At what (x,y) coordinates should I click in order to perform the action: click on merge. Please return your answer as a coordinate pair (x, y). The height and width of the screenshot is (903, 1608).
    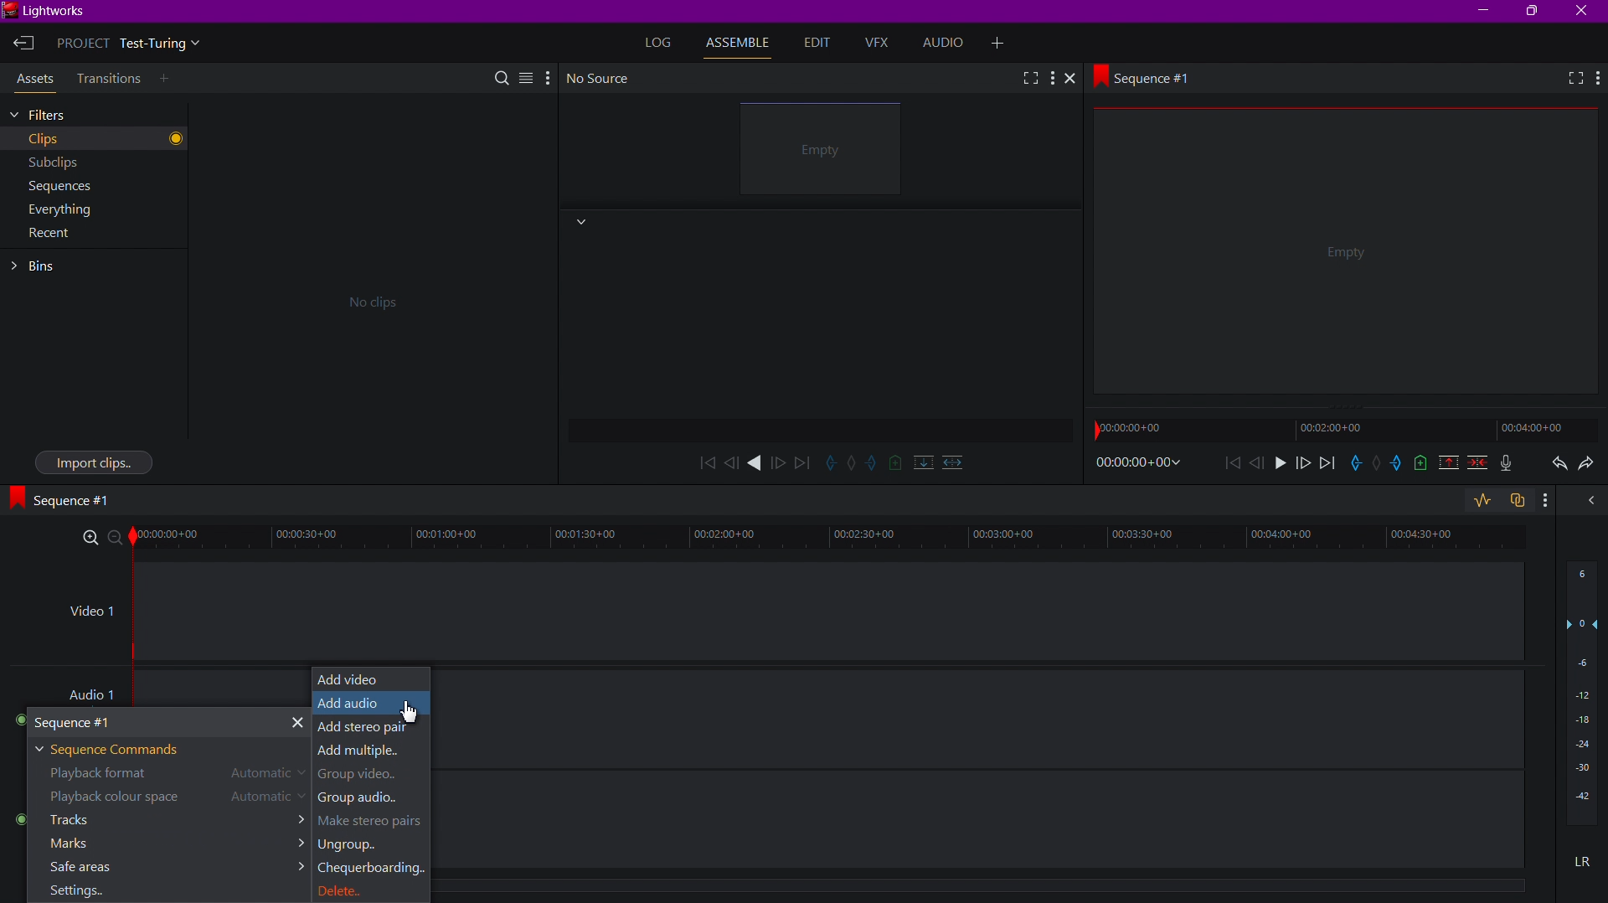
    Looking at the image, I should click on (1474, 465).